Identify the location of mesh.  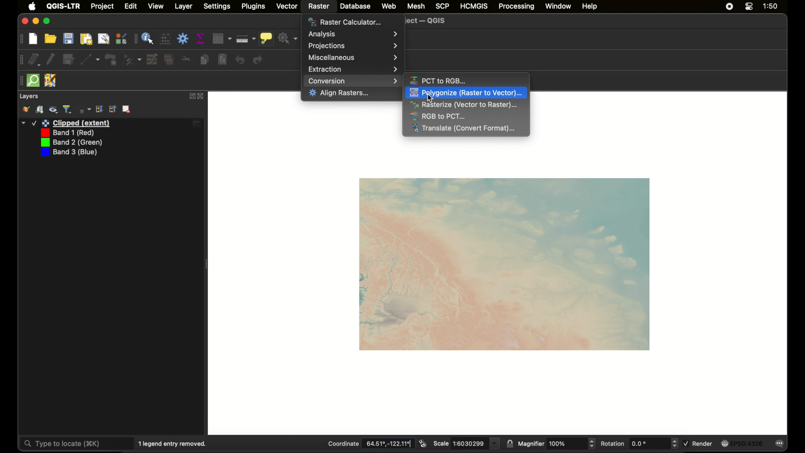
(416, 6).